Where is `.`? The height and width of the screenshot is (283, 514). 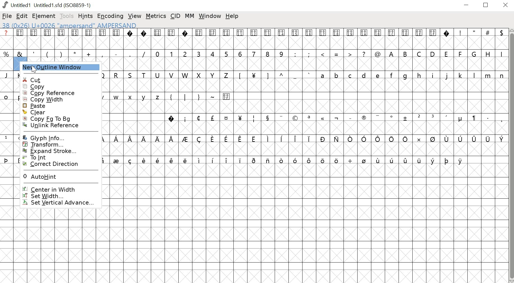
. is located at coordinates (129, 54).